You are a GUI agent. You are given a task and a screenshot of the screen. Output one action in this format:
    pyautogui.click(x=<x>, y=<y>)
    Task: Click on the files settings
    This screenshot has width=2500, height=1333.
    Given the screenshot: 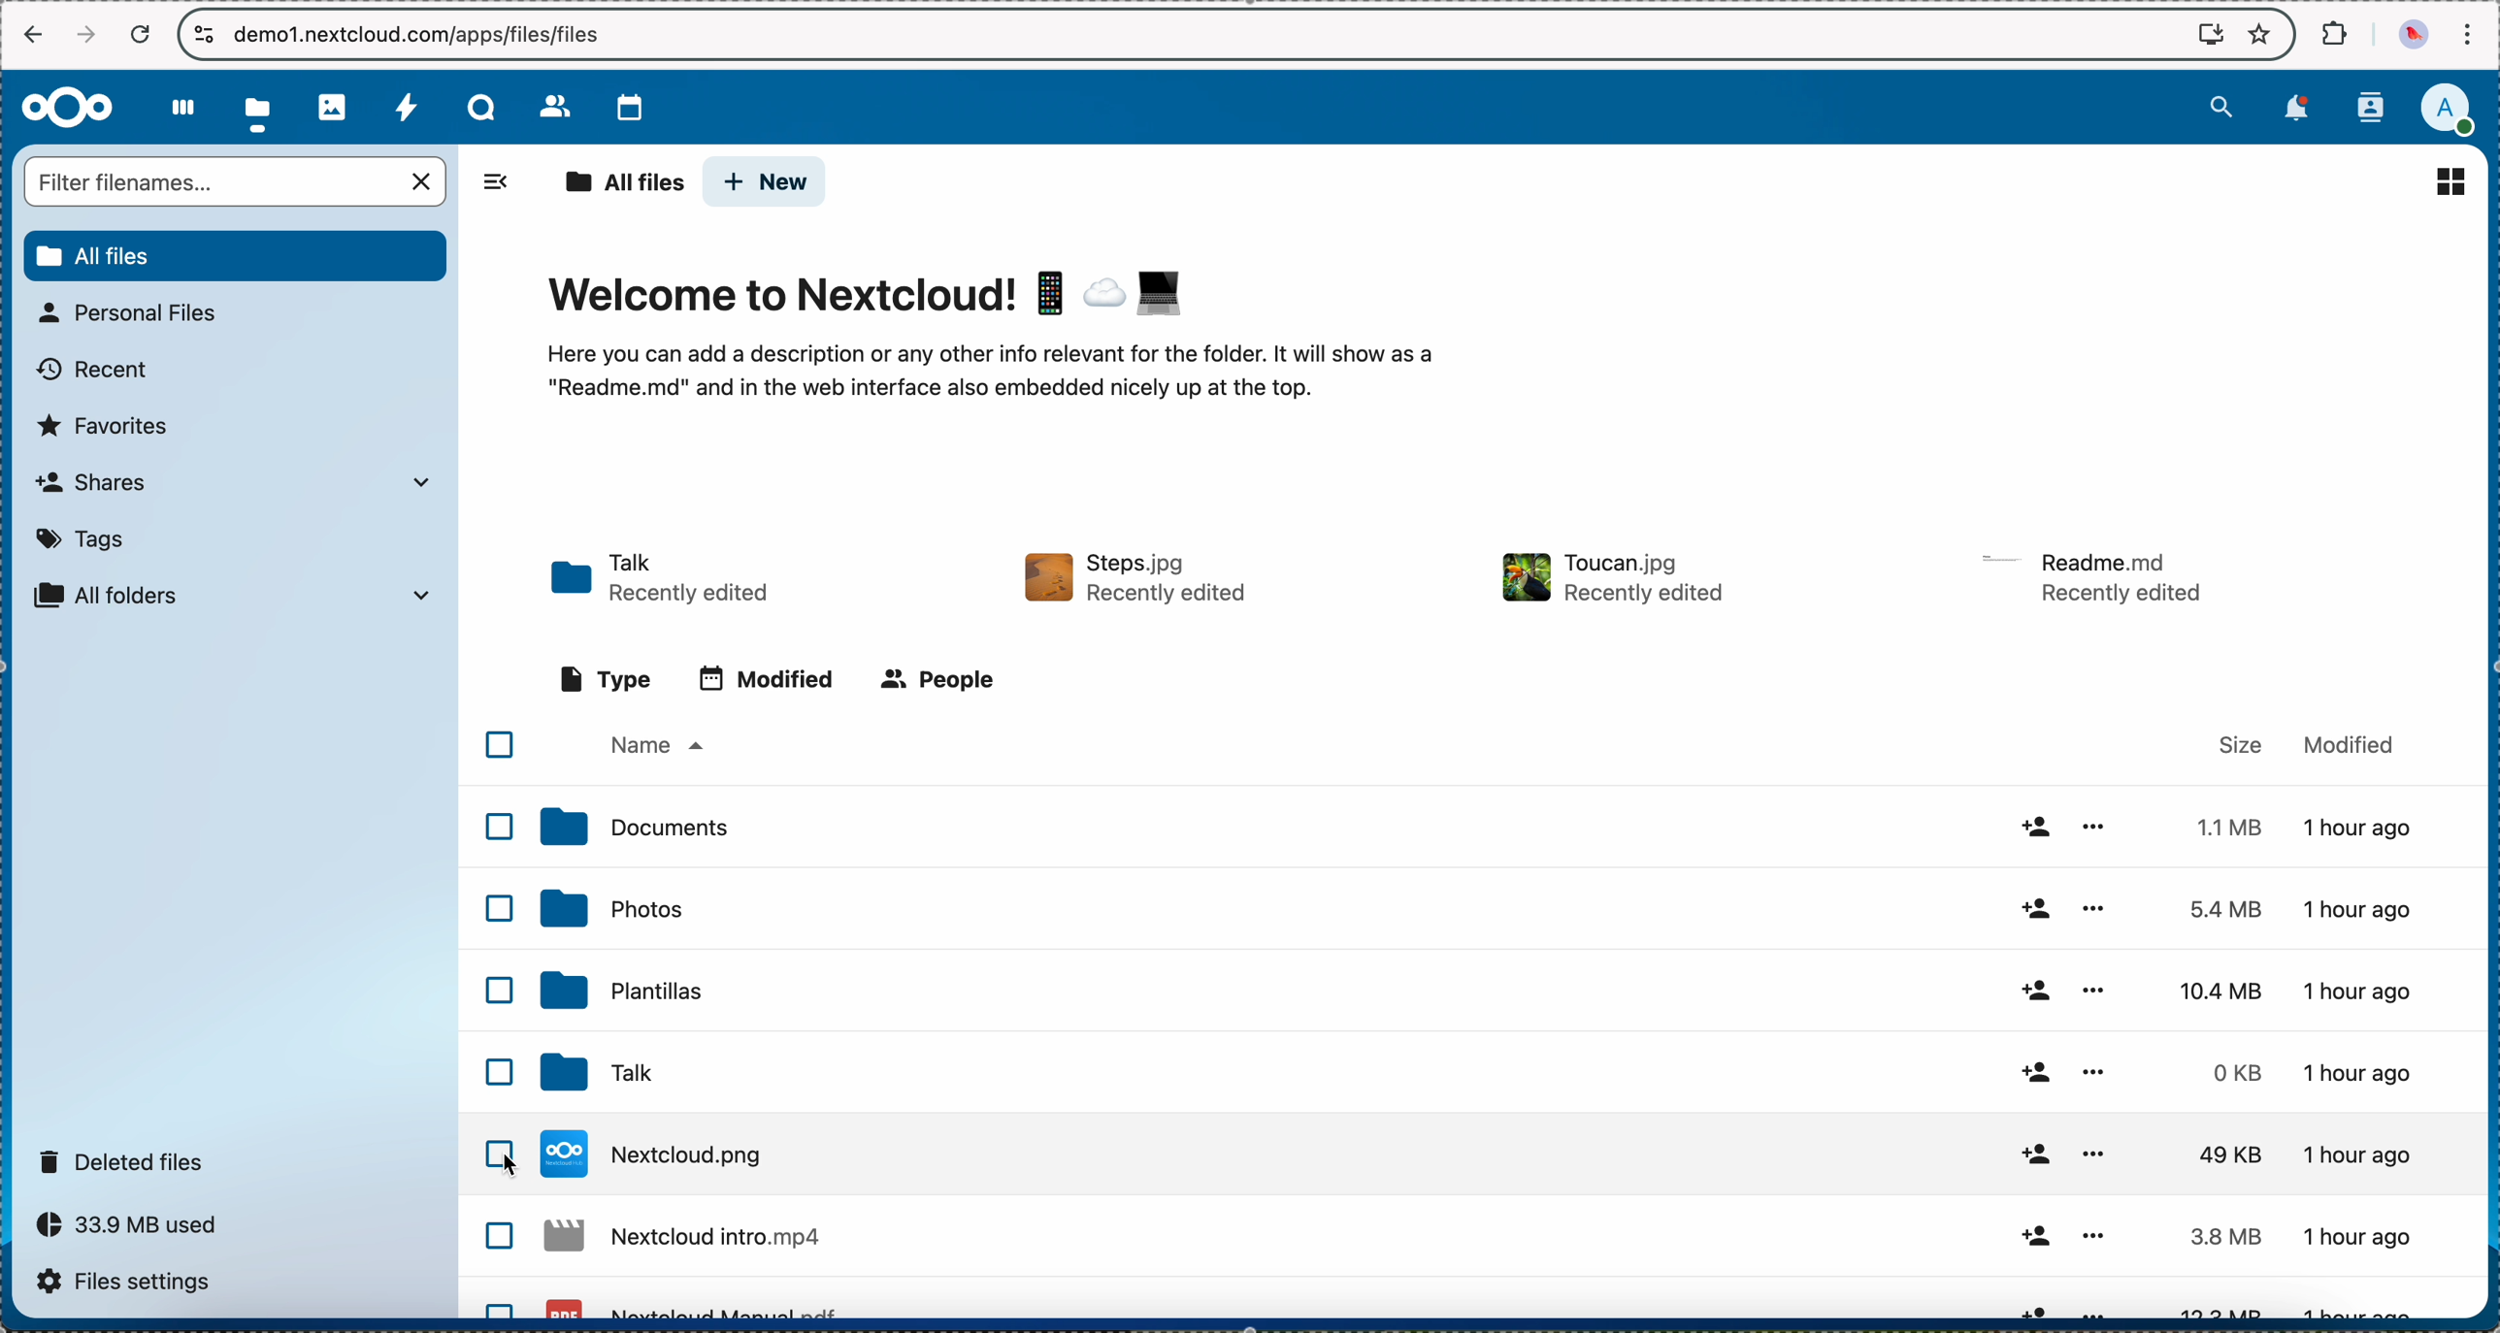 What is the action you would take?
    pyautogui.click(x=129, y=1283)
    